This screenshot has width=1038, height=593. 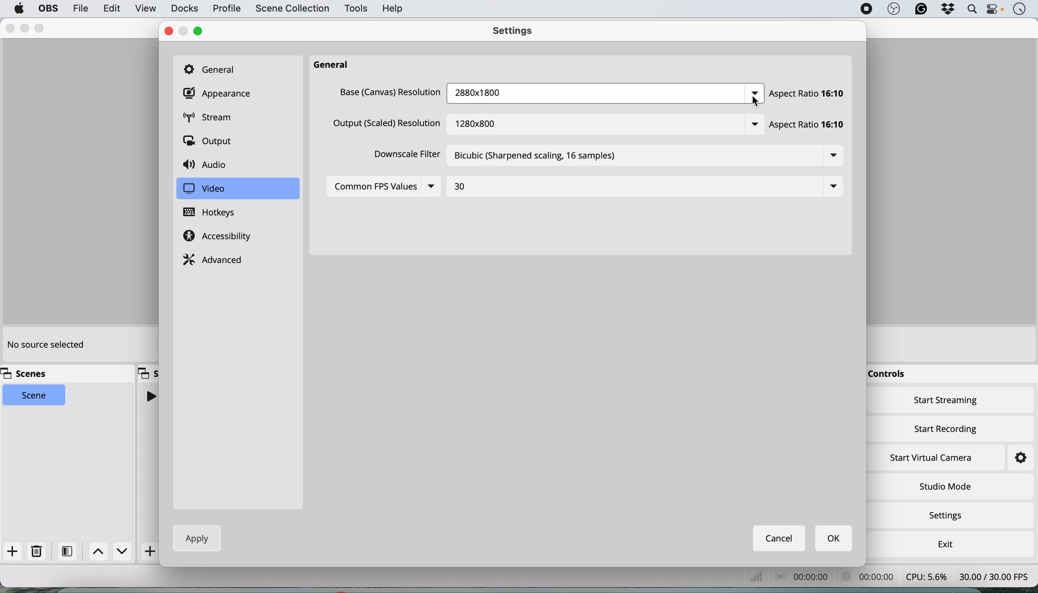 What do you see at coordinates (292, 9) in the screenshot?
I see `scene collection` at bounding box center [292, 9].